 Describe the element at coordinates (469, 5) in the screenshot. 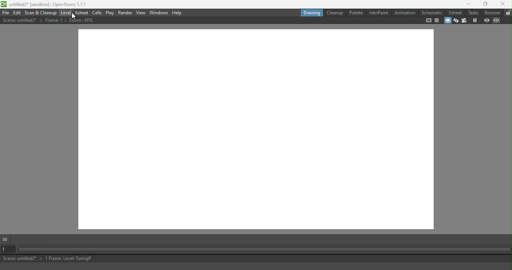

I see `Minimize` at that location.